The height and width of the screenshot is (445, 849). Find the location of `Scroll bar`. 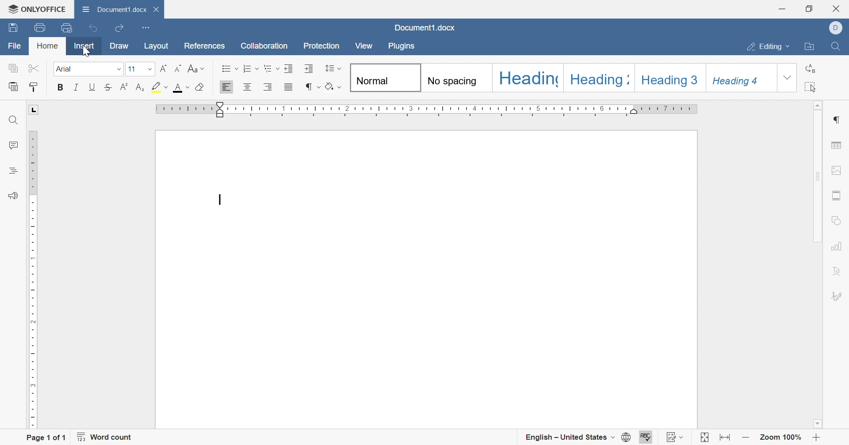

Scroll bar is located at coordinates (821, 248).